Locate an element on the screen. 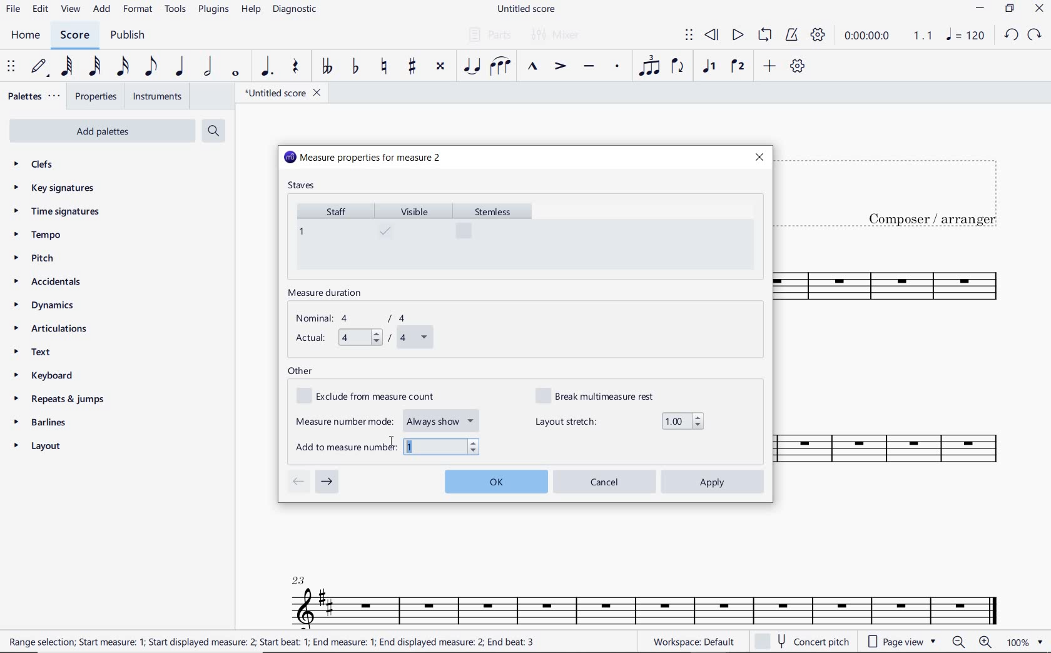  VIEW is located at coordinates (71, 10).